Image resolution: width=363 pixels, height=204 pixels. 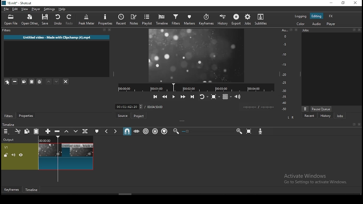 I want to click on keyframes, so click(x=12, y=190).